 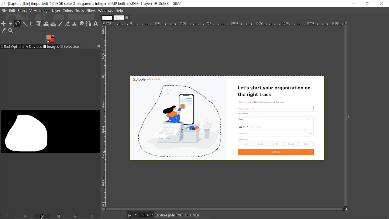 I want to click on Current tab, so click(x=119, y=18).